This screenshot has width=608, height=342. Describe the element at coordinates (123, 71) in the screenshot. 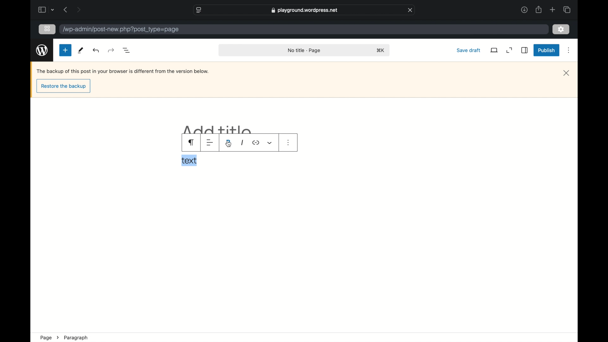

I see `Backup notification` at that location.